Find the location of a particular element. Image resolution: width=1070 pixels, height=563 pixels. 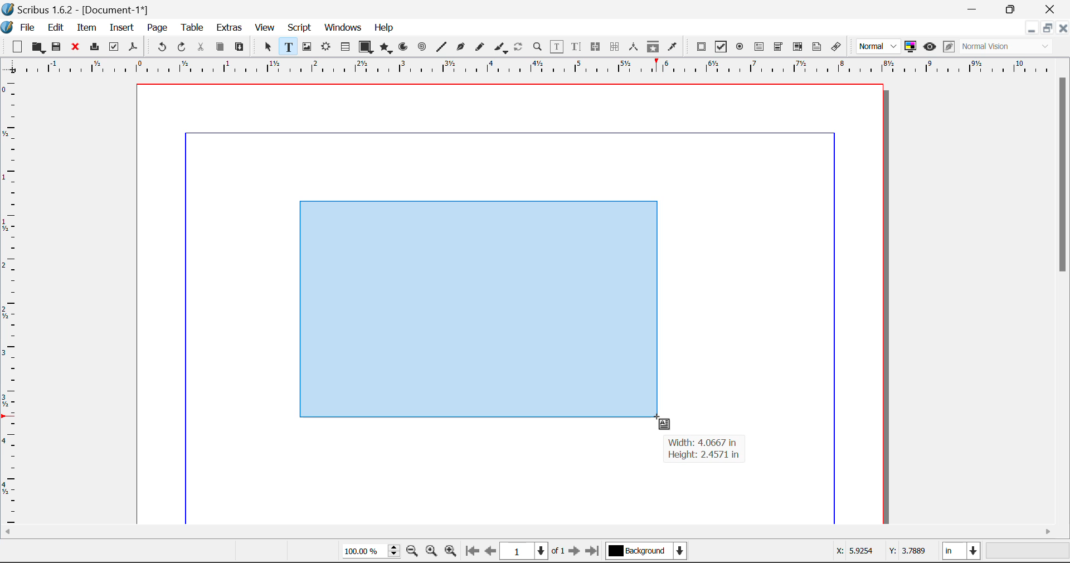

Polygon is located at coordinates (387, 48).